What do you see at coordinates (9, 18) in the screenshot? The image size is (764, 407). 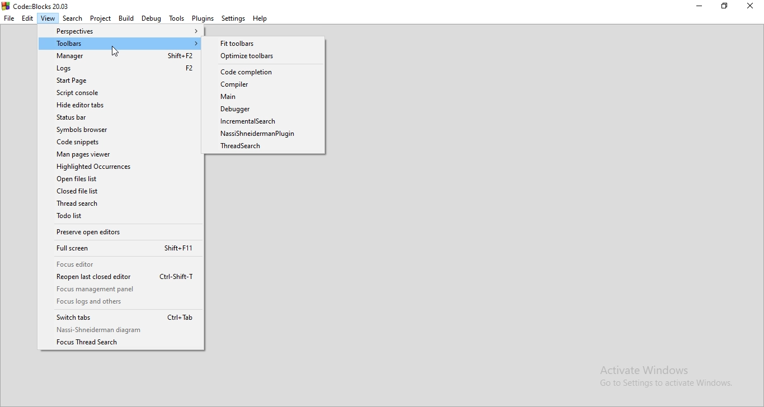 I see `File` at bounding box center [9, 18].